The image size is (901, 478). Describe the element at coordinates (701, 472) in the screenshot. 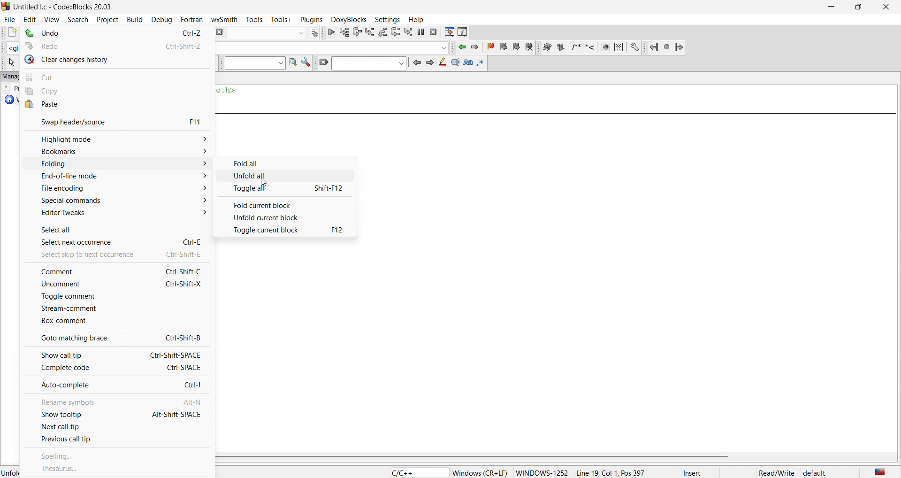

I see `Insert` at that location.